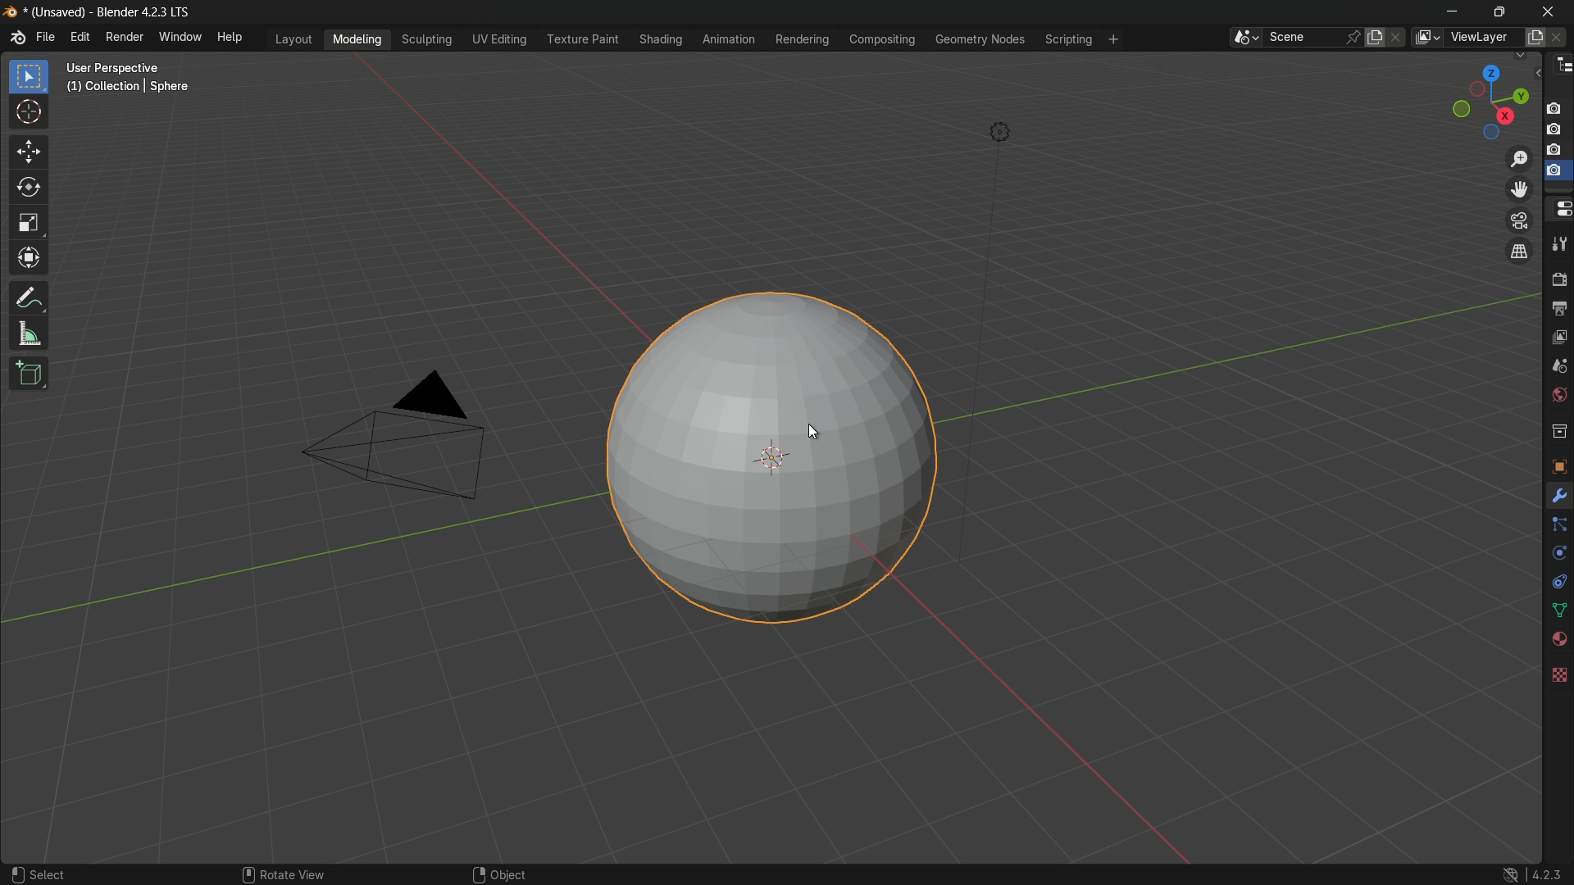  I want to click on object, so click(1558, 463).